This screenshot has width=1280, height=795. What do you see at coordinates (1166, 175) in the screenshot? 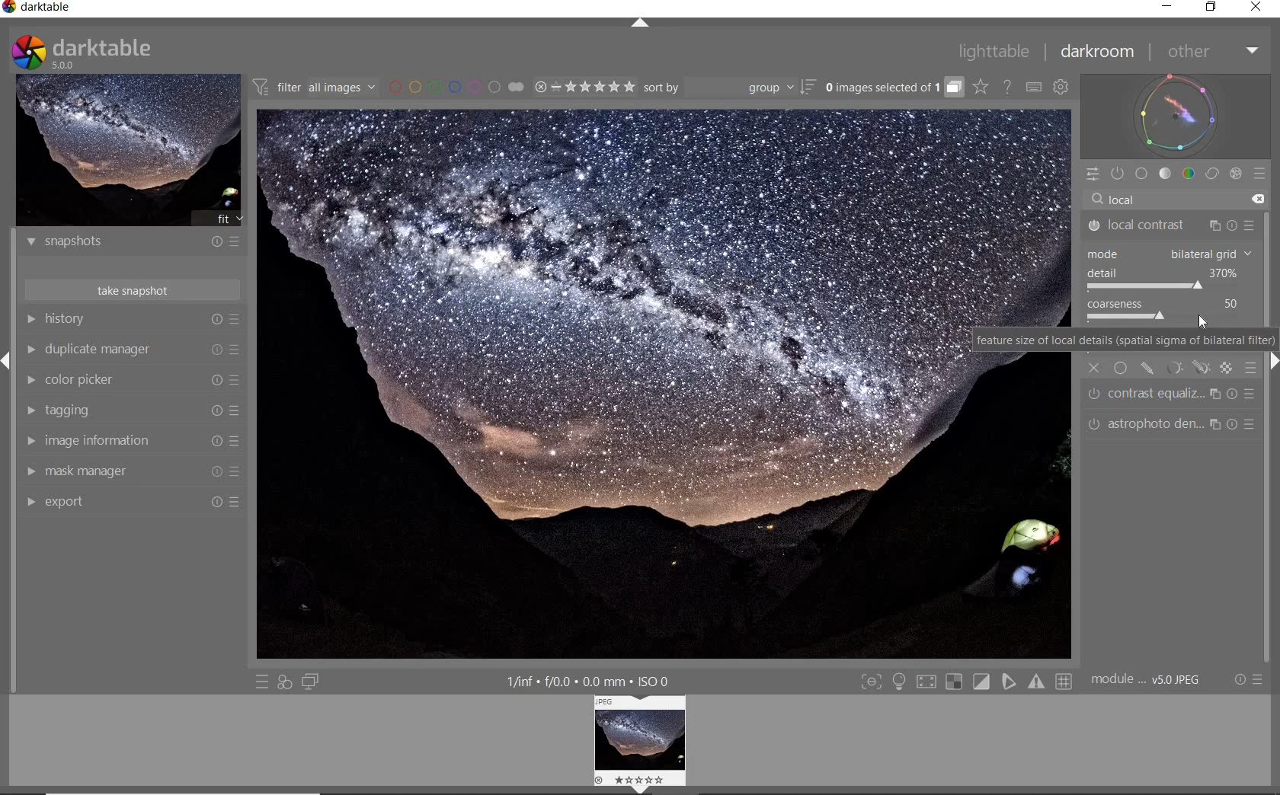
I see `TONE` at bounding box center [1166, 175].